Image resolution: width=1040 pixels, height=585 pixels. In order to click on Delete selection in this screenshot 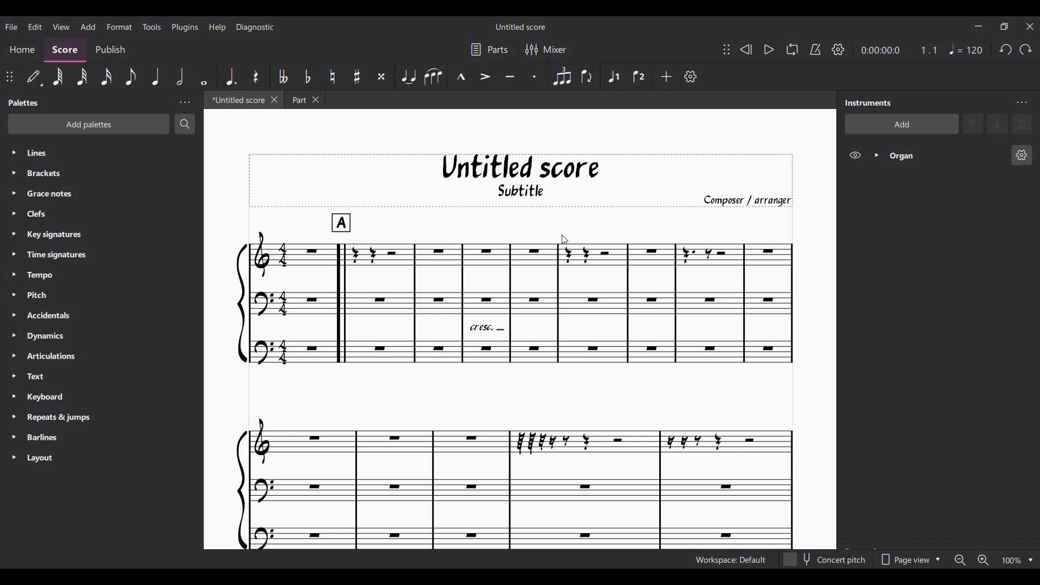, I will do `click(1022, 124)`.